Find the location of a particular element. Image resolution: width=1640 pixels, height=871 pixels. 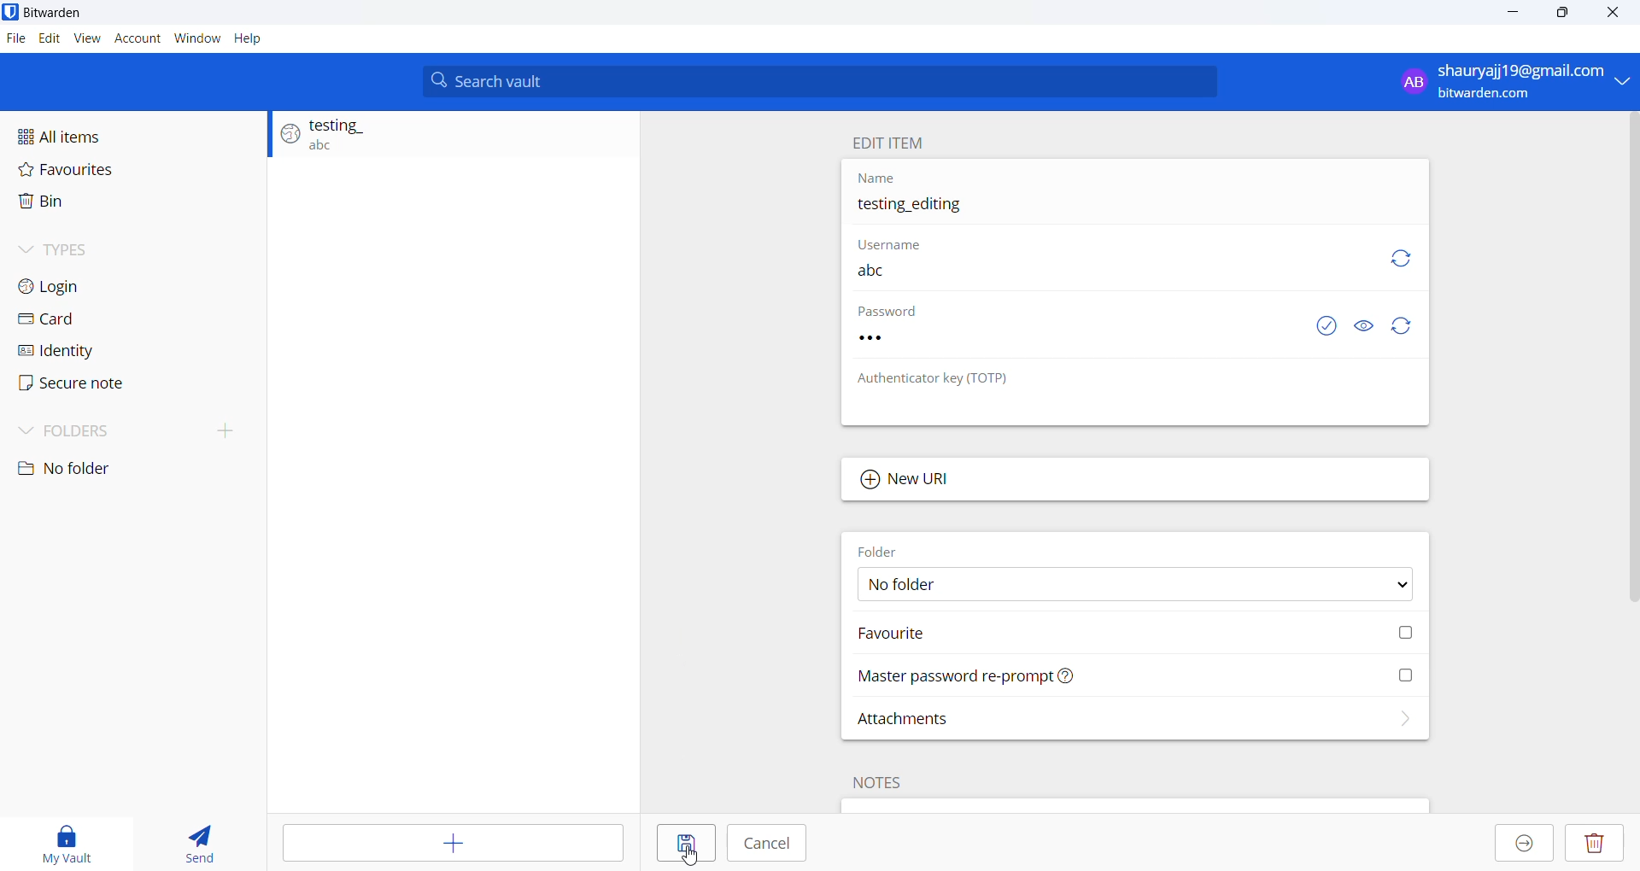

Delete is located at coordinates (1593, 845).